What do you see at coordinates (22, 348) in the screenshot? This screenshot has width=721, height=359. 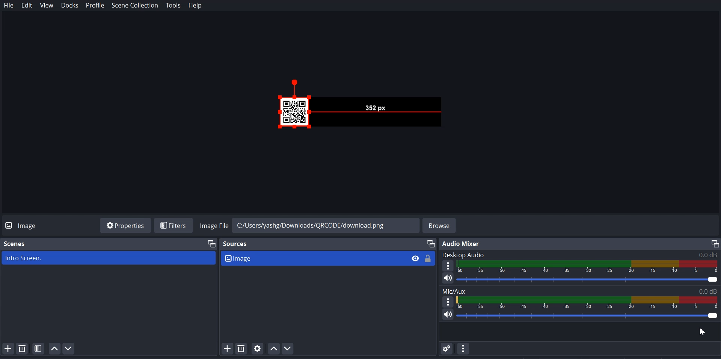 I see `Remove selected Scene` at bounding box center [22, 348].